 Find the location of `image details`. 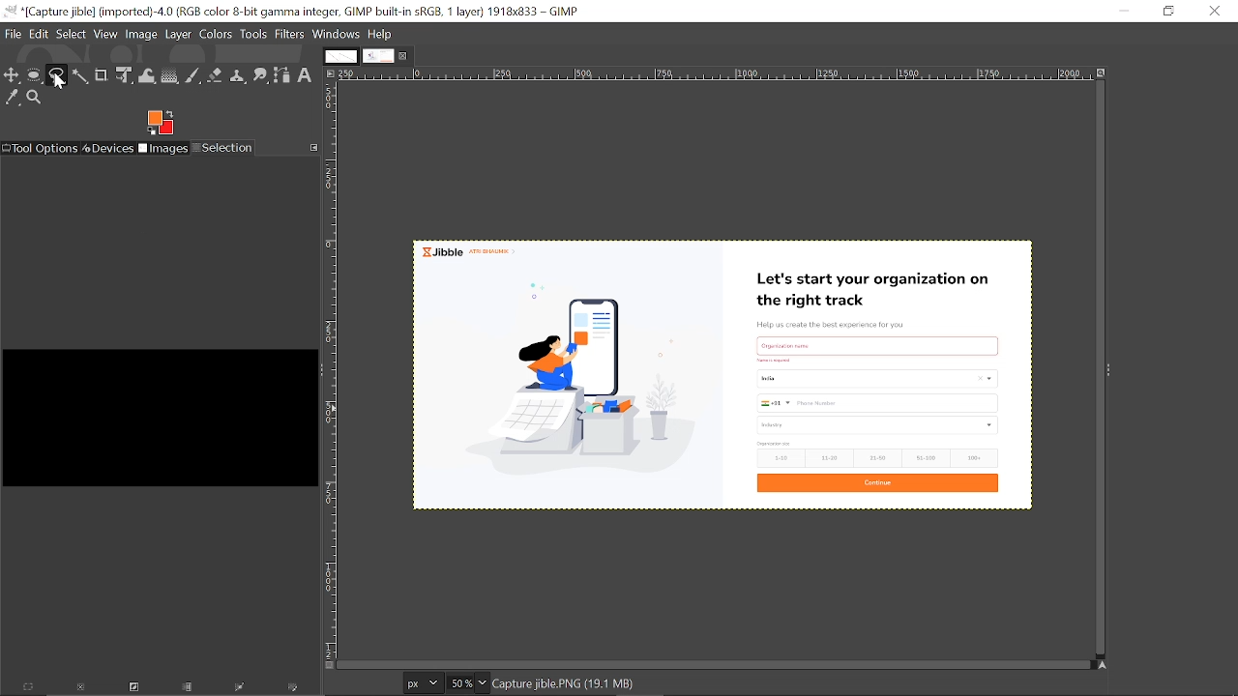

image details is located at coordinates (573, 684).